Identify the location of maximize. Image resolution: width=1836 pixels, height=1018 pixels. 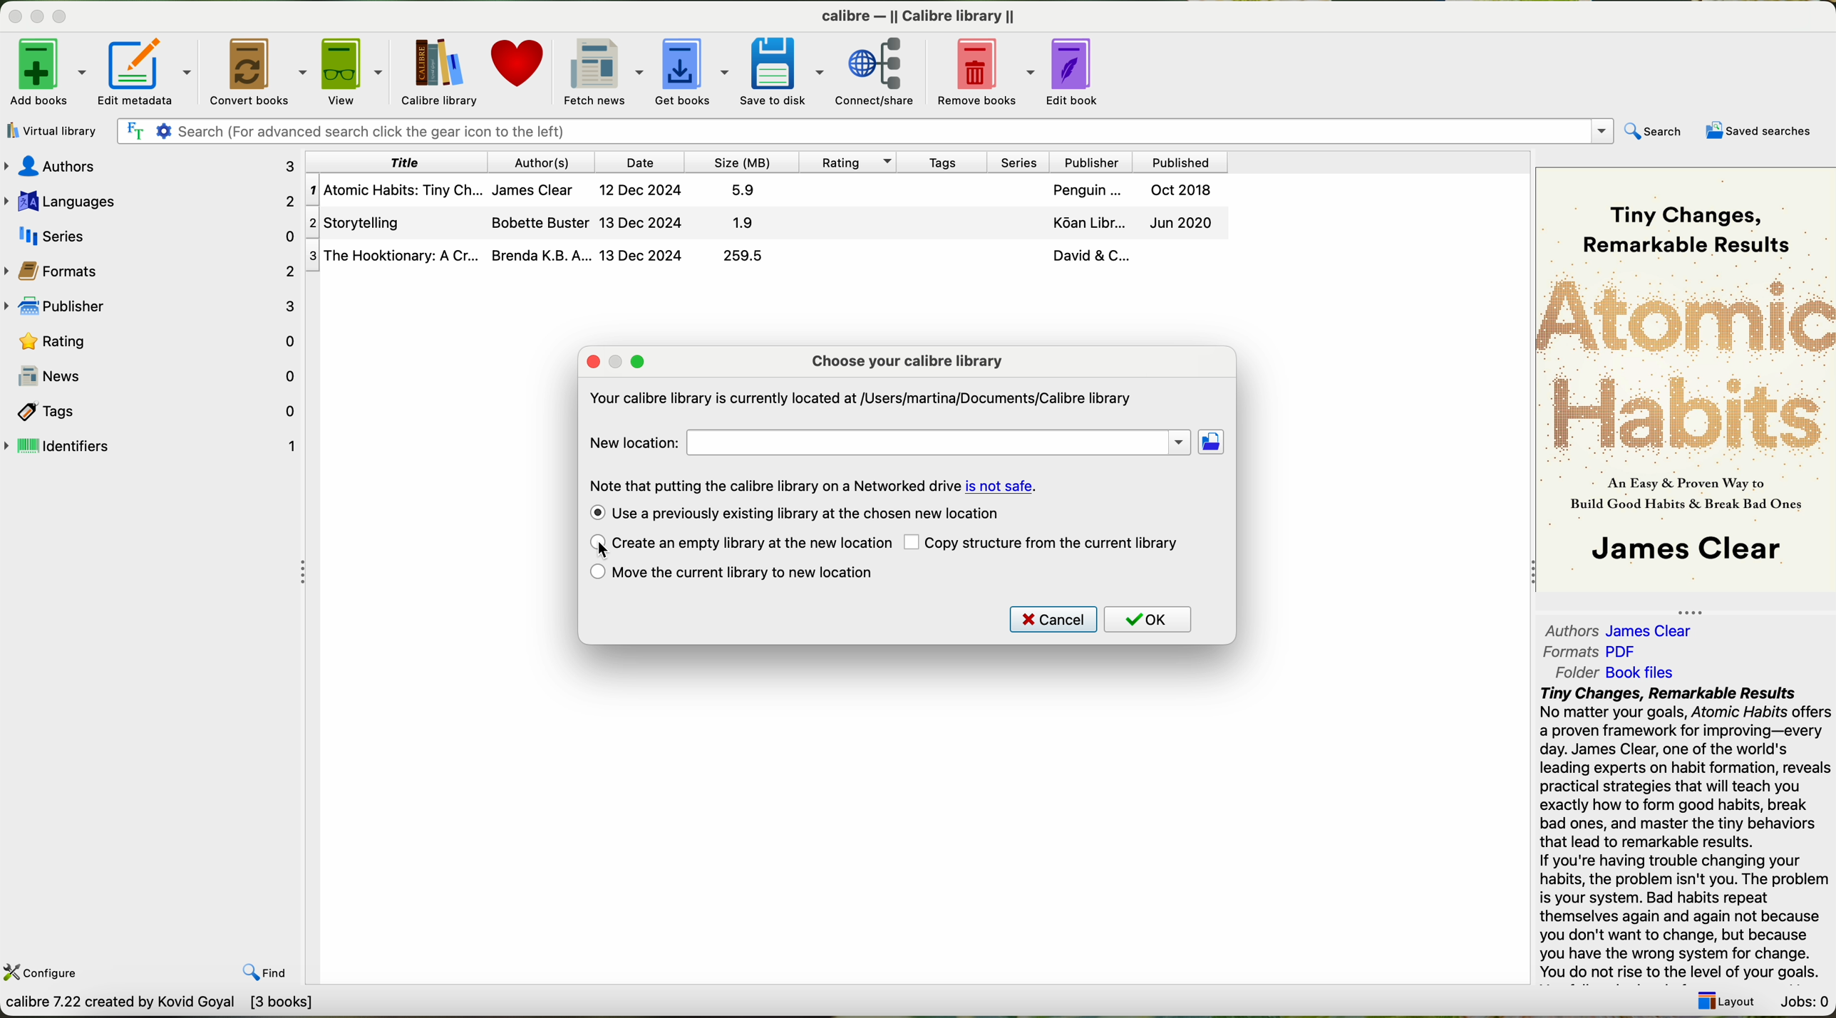
(638, 362).